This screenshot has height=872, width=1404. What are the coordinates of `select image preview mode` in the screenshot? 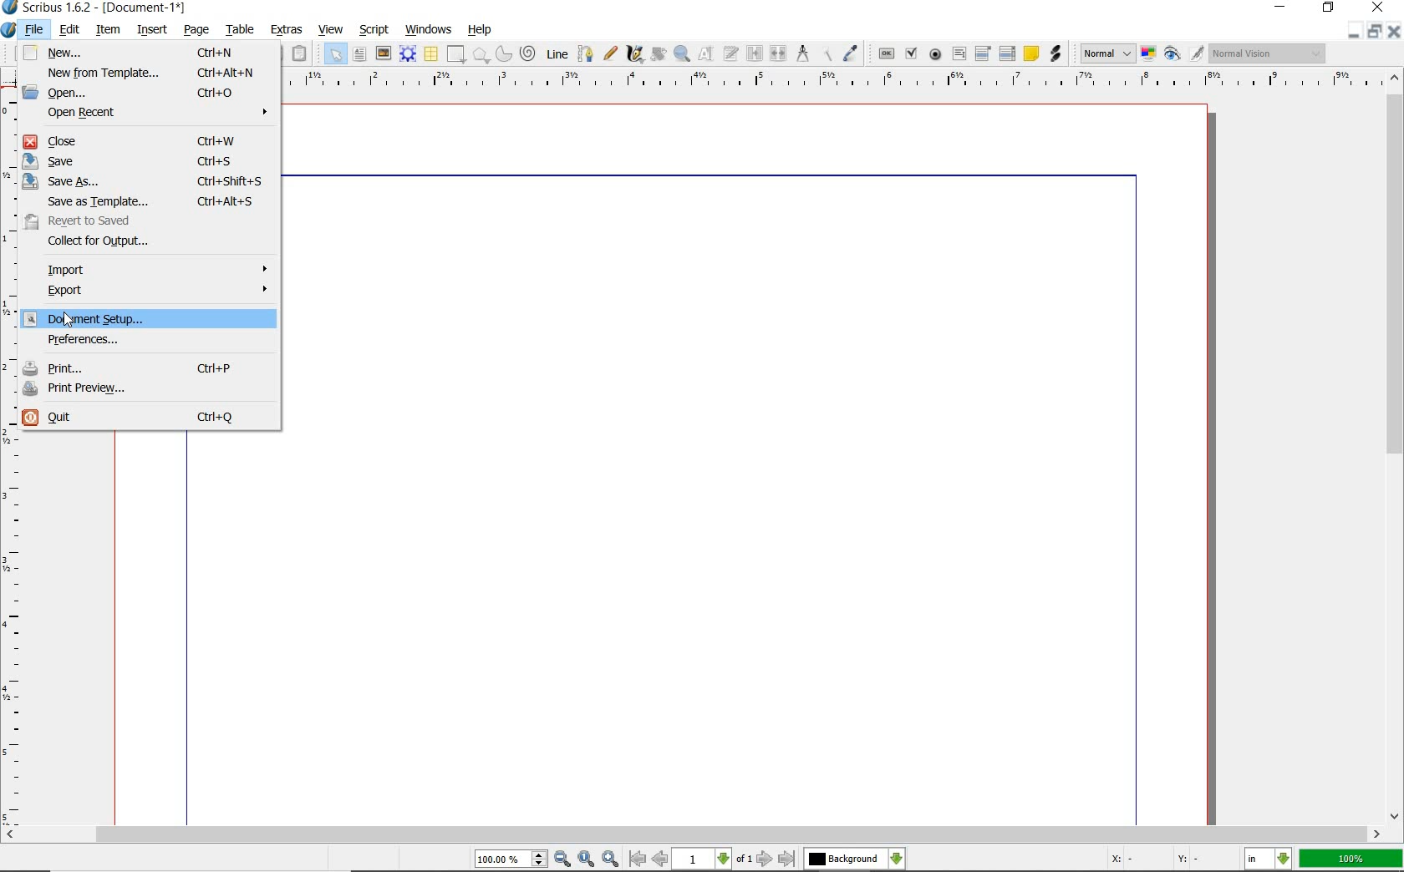 It's located at (1107, 54).